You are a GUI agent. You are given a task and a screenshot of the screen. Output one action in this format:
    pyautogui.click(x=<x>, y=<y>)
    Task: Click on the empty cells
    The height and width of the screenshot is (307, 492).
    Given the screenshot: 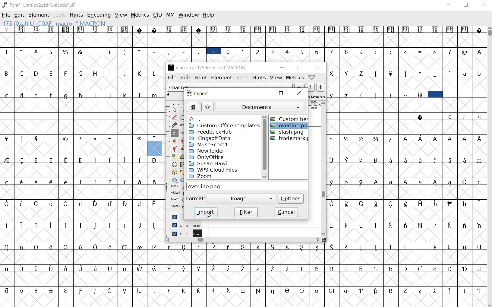 What is the action you would take?
    pyautogui.click(x=81, y=116)
    